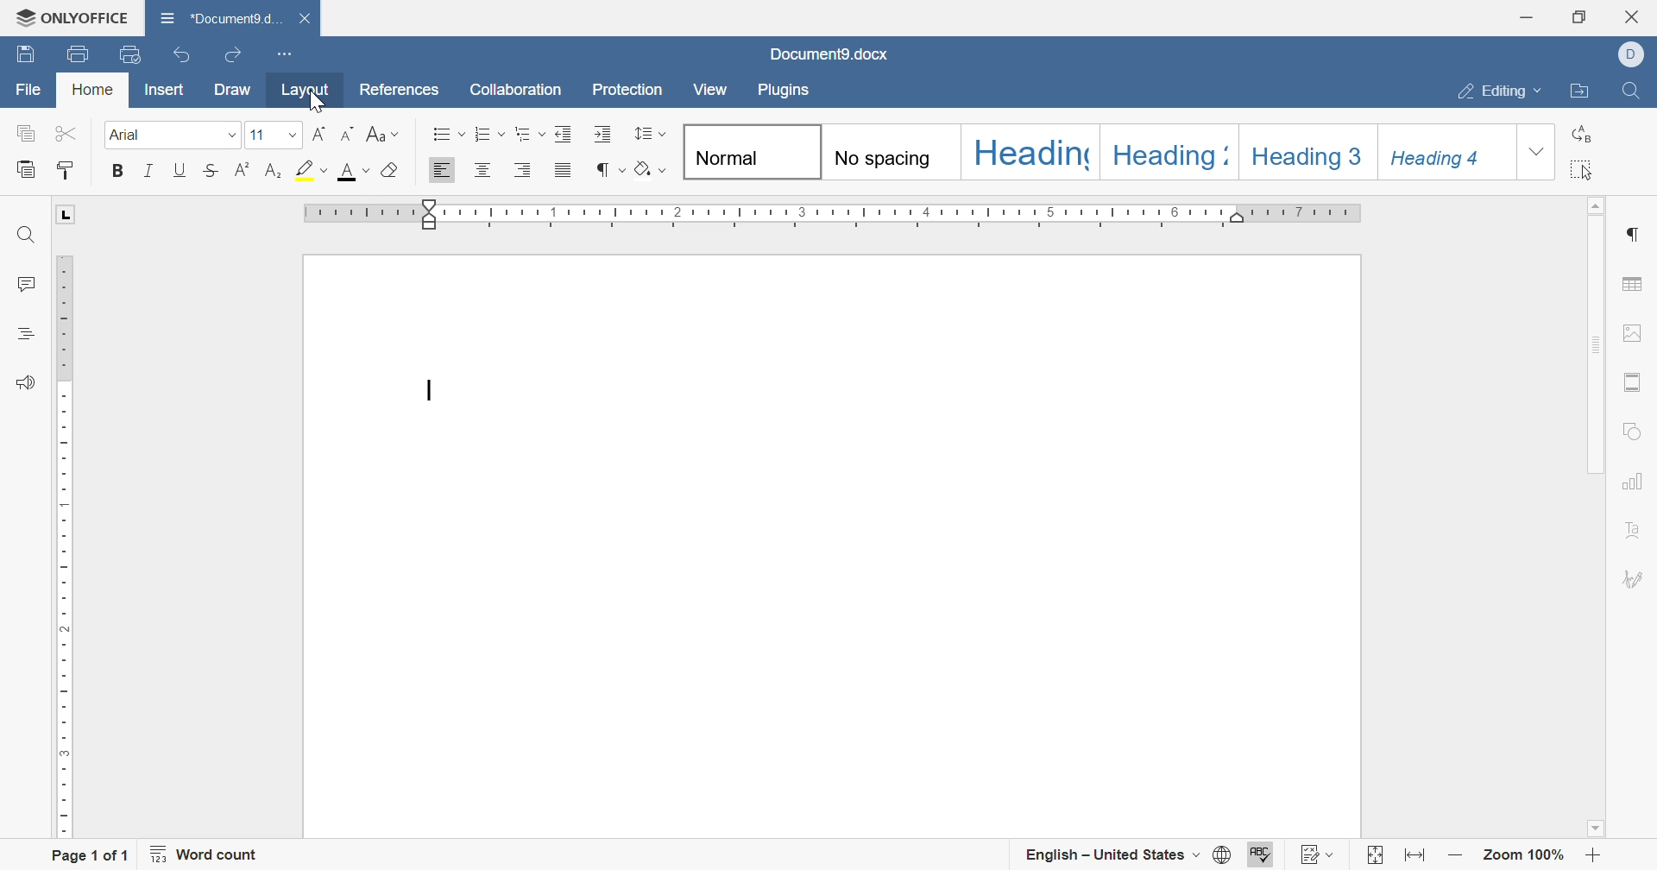 The image size is (1657, 870). Describe the element at coordinates (1525, 17) in the screenshot. I see `minimize` at that location.